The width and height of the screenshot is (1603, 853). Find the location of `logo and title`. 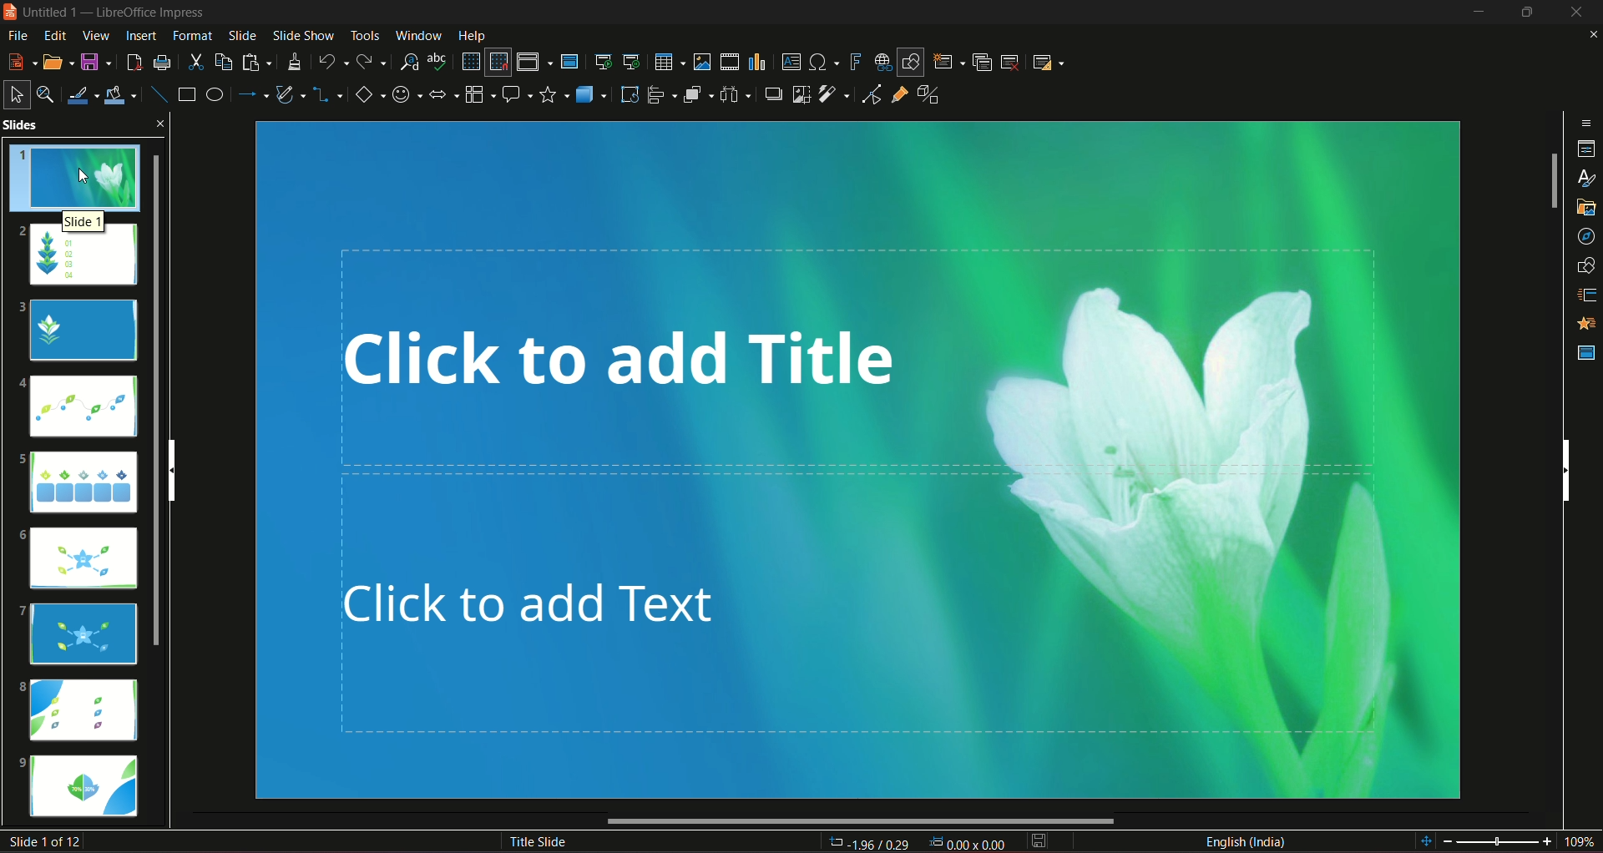

logo and title is located at coordinates (108, 15).